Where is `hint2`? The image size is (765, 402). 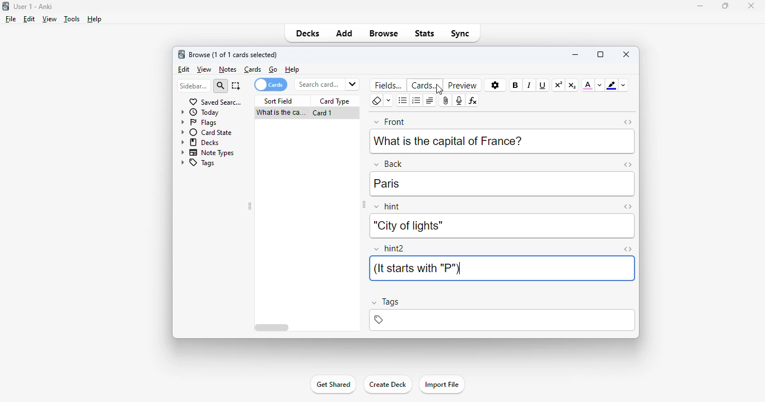 hint2 is located at coordinates (390, 249).